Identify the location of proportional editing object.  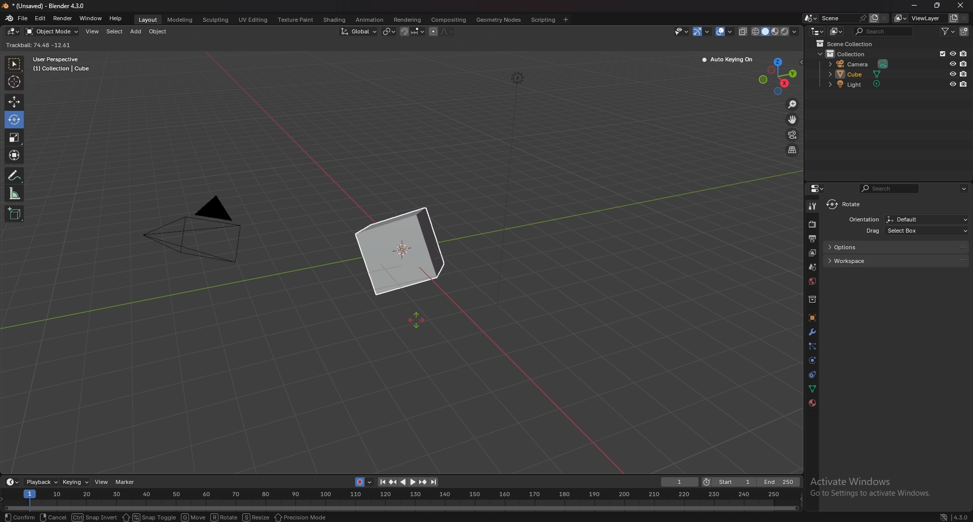
(433, 32).